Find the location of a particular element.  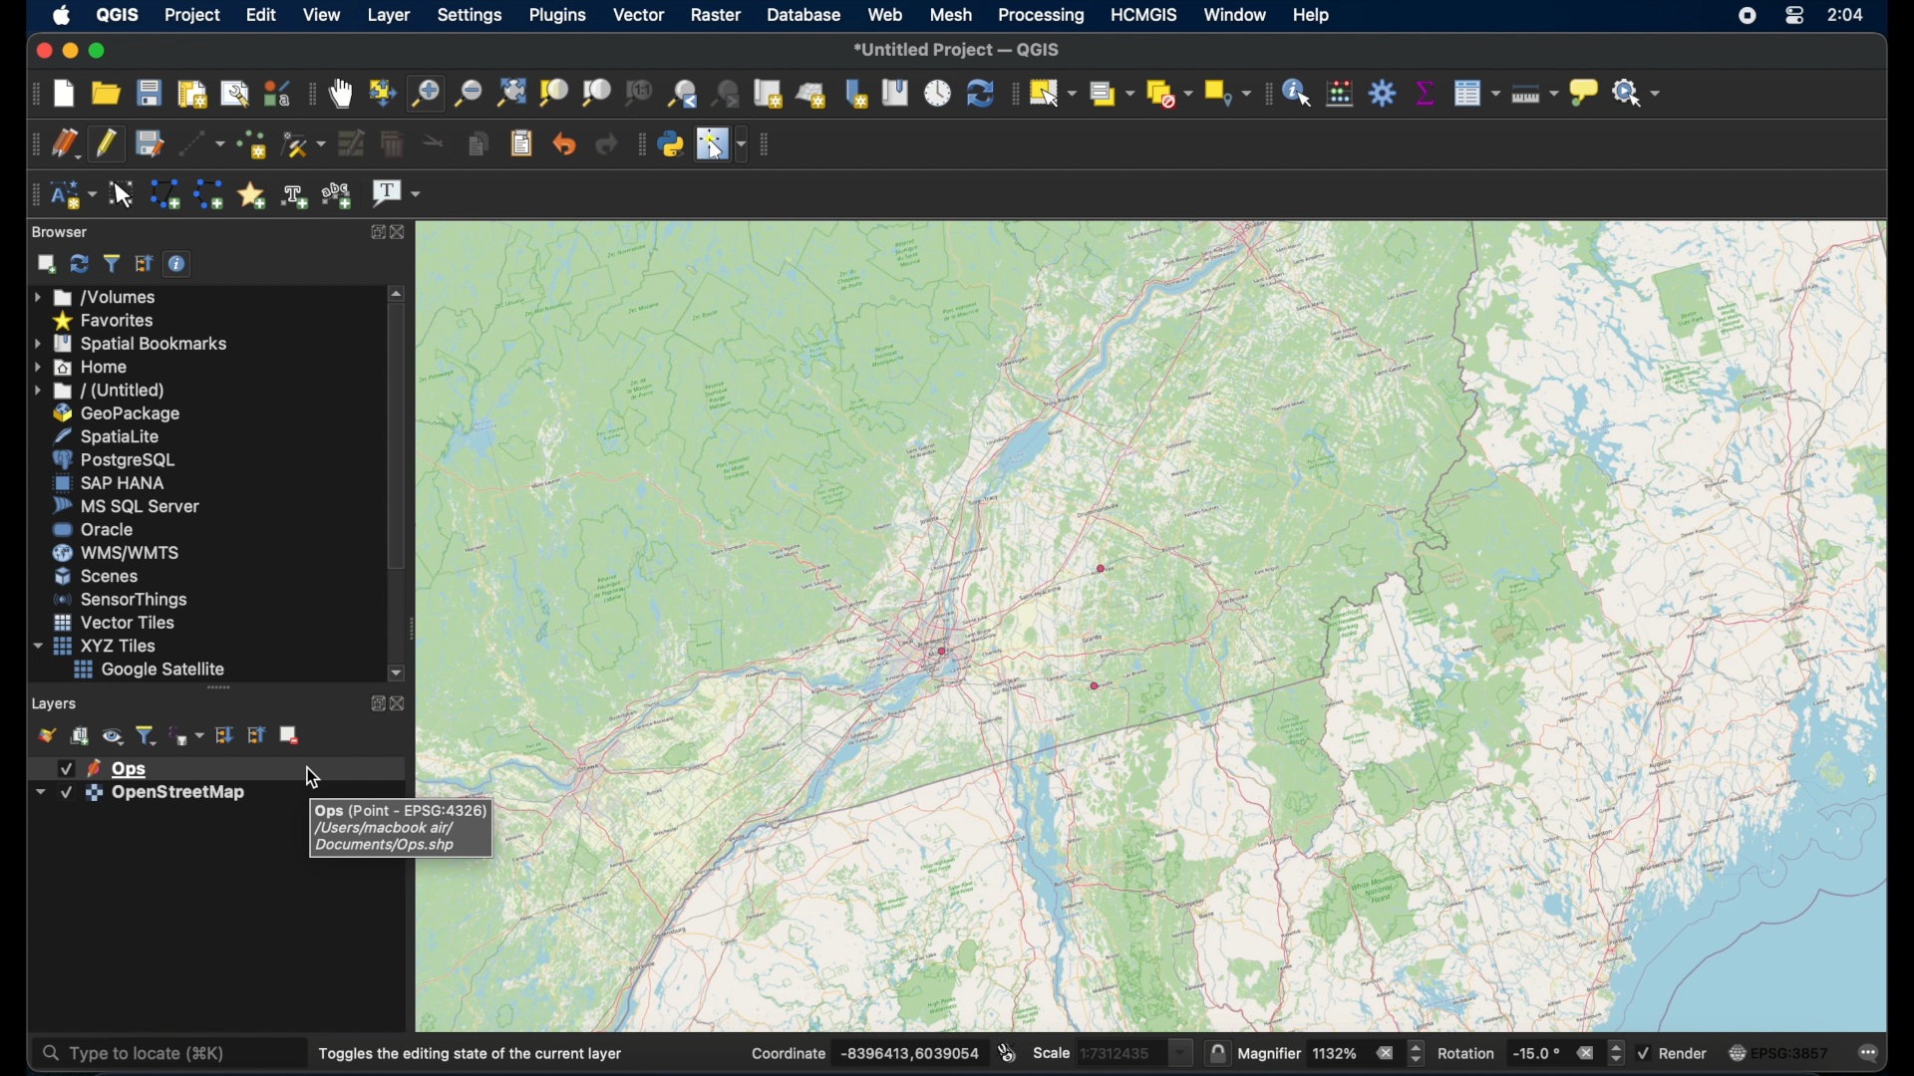

layer  is located at coordinates (101, 767).